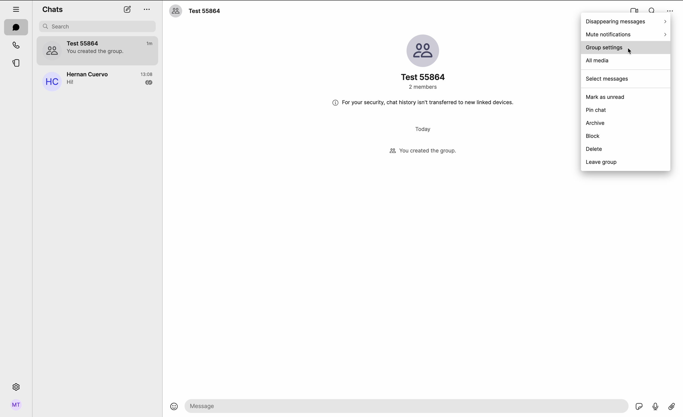 The image size is (683, 417). What do you see at coordinates (52, 9) in the screenshot?
I see `chats` at bounding box center [52, 9].